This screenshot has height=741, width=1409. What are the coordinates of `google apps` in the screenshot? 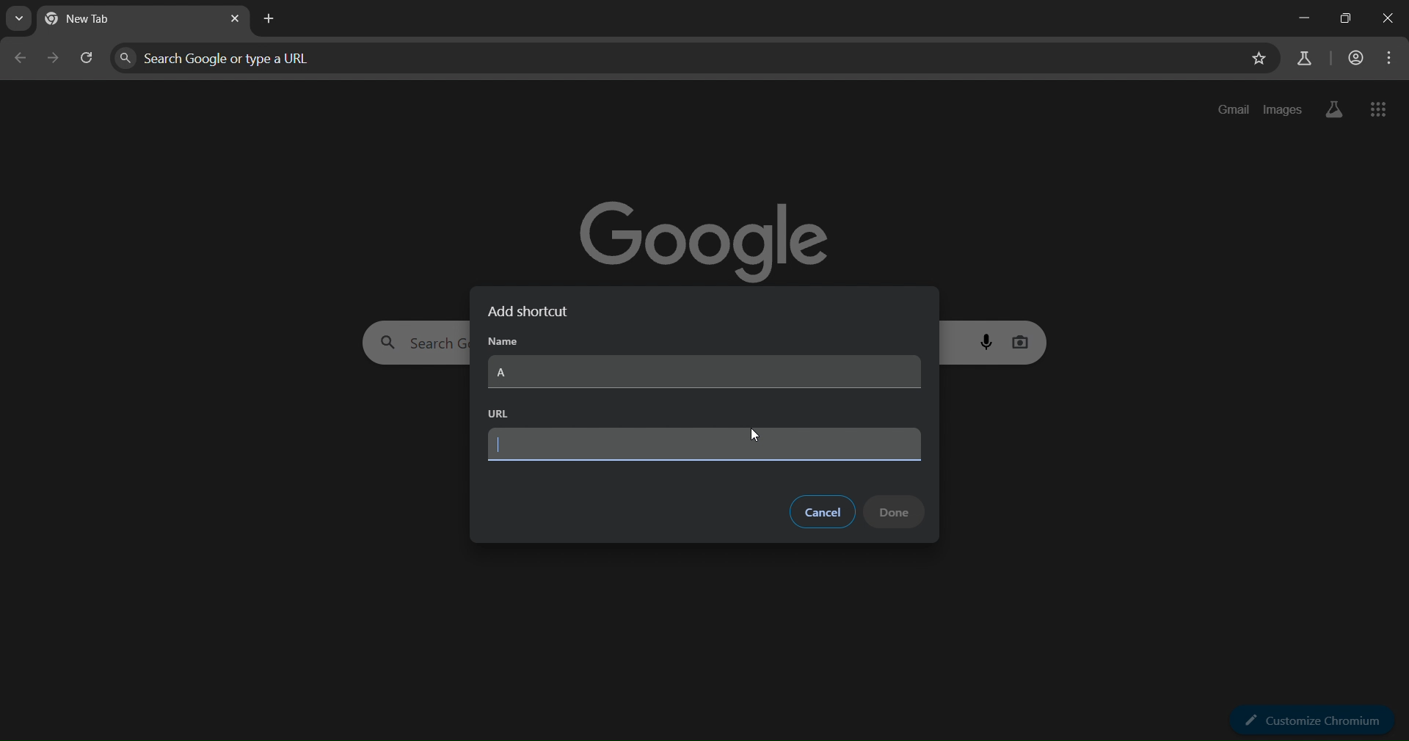 It's located at (1380, 109).